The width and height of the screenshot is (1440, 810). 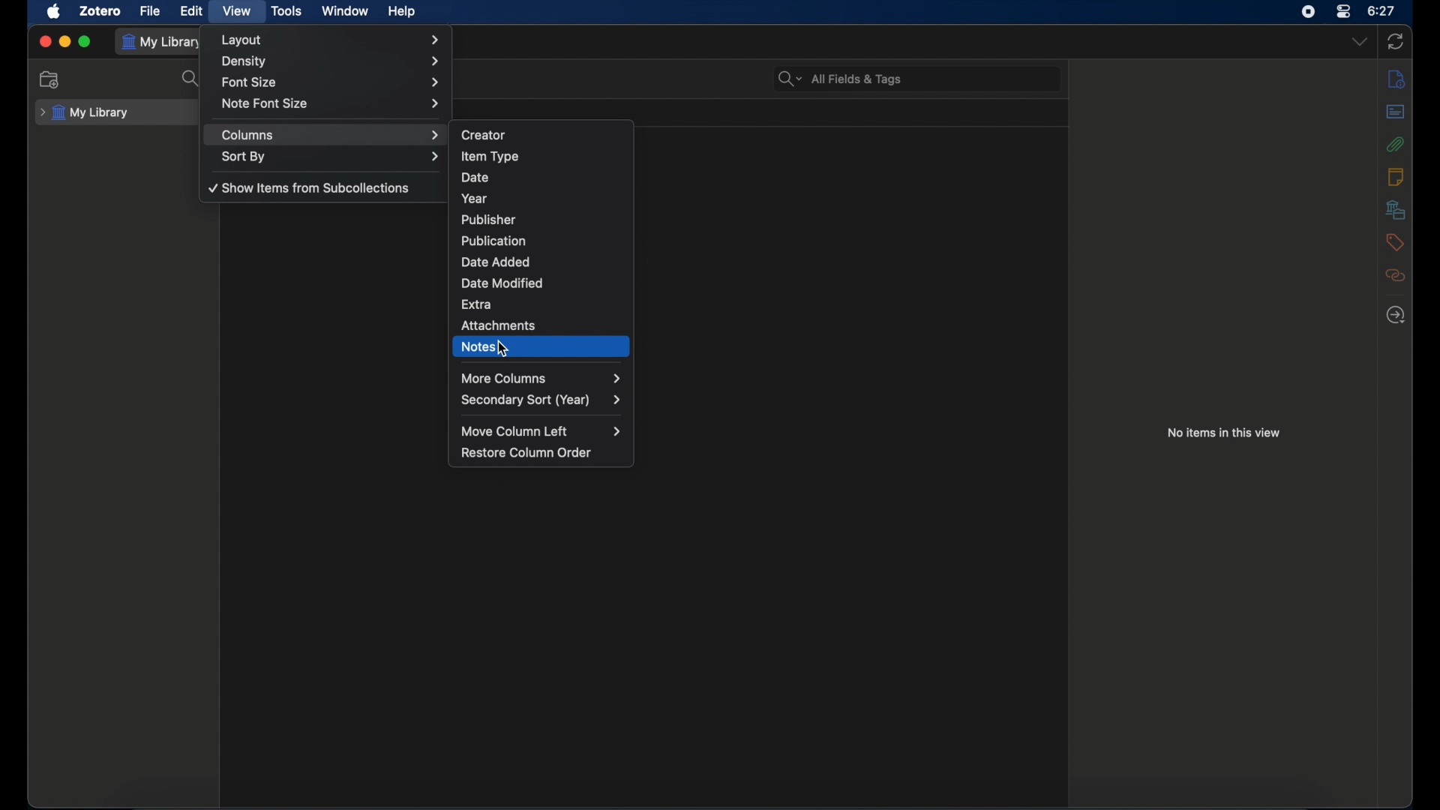 I want to click on related, so click(x=1395, y=275).